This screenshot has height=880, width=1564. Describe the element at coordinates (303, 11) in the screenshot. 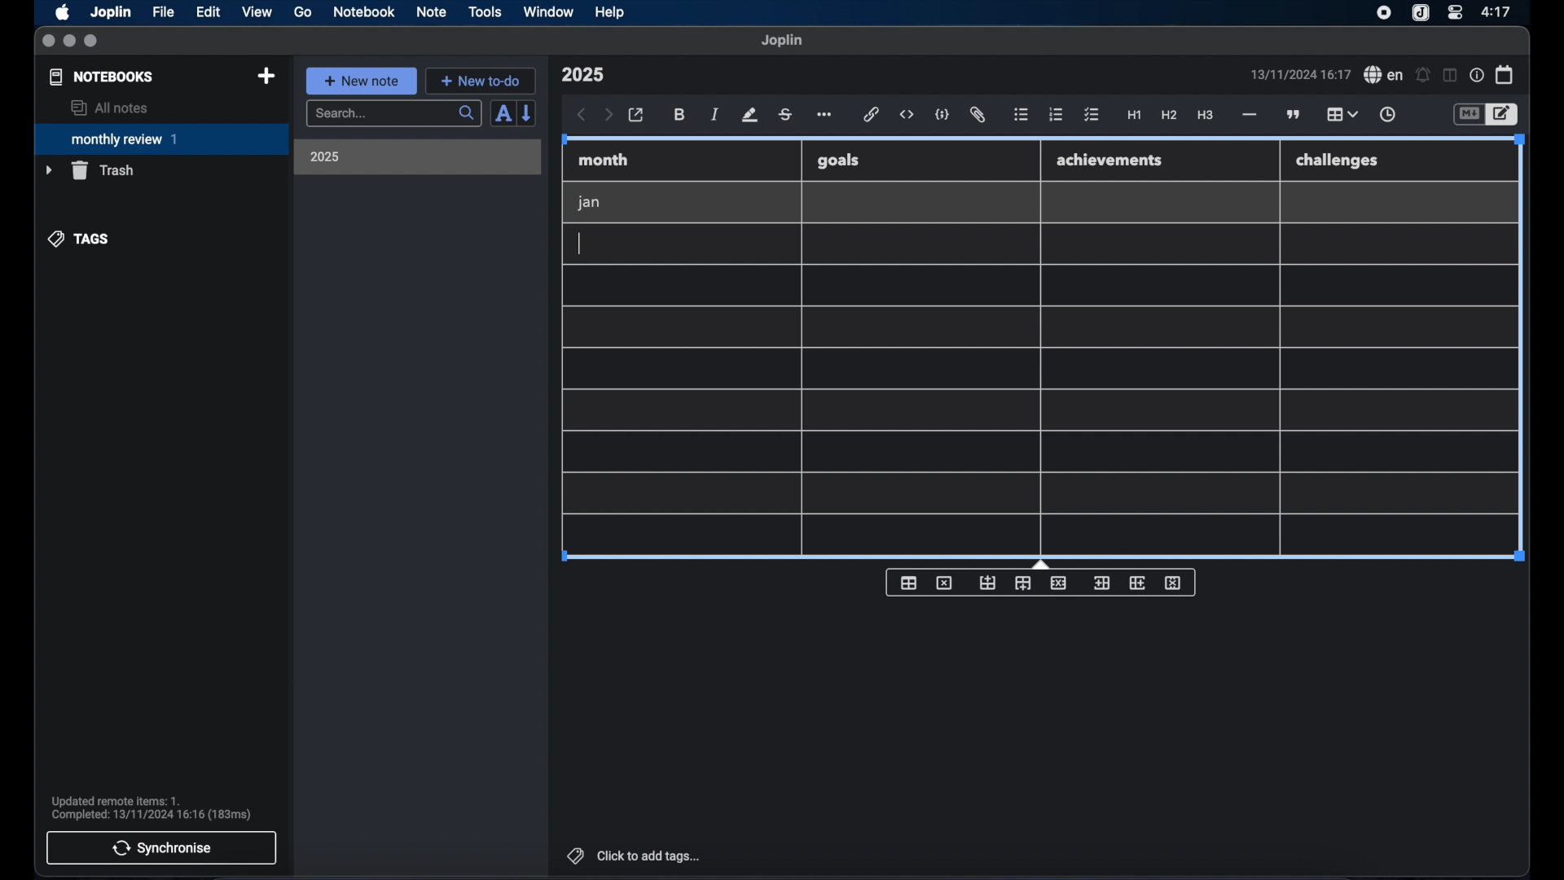

I see `go` at that location.